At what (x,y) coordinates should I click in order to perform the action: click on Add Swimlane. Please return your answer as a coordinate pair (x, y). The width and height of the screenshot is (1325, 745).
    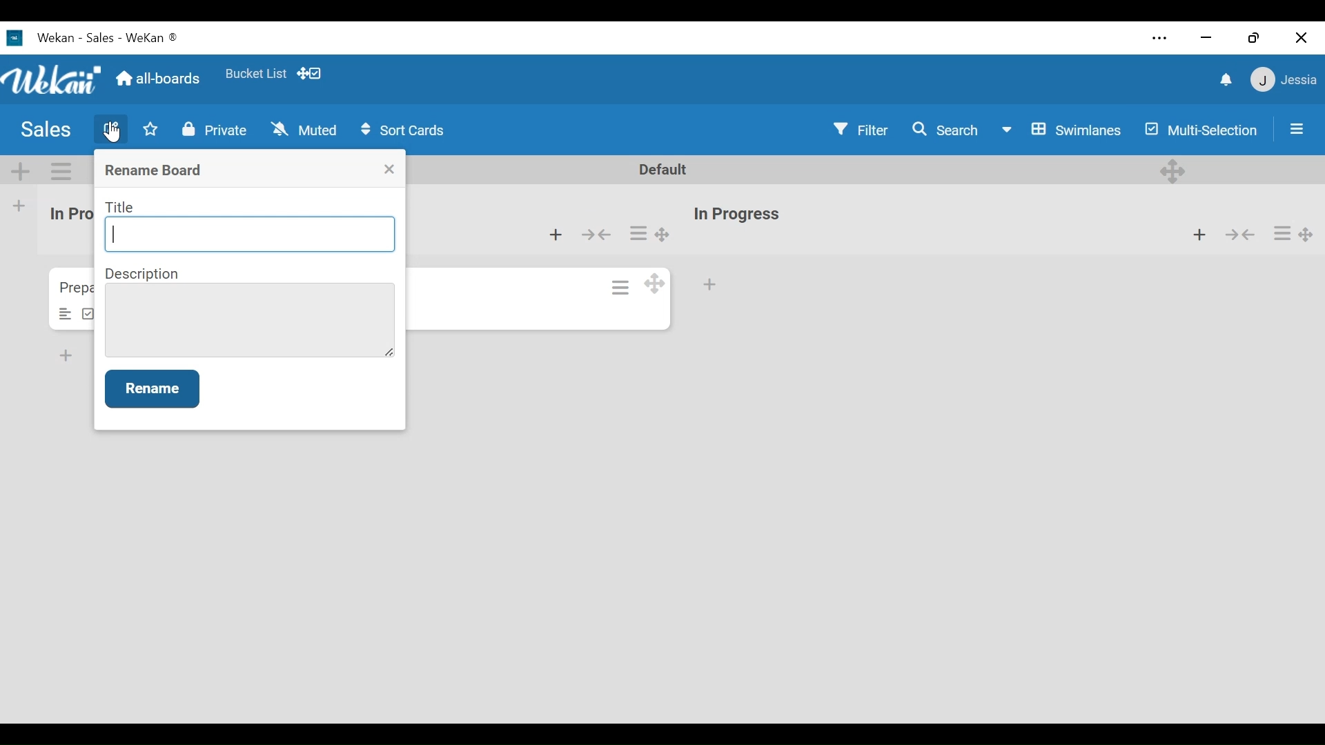
    Looking at the image, I should click on (19, 170).